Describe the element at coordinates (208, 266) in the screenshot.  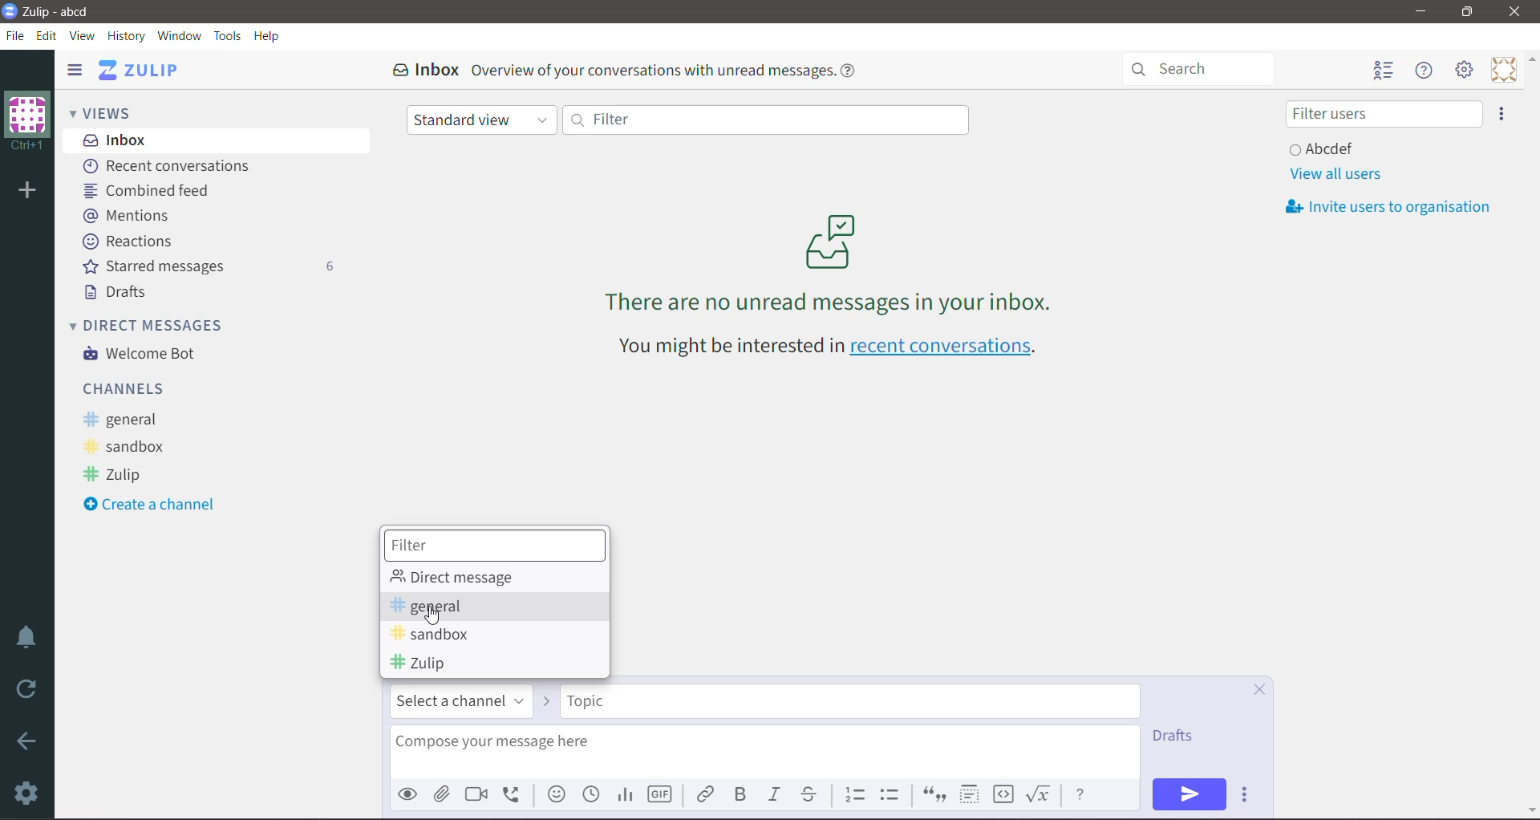
I see `Starred messages` at that location.